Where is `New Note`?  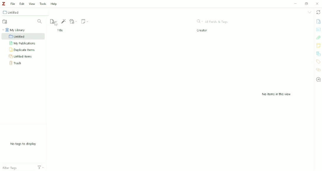
New Note is located at coordinates (85, 21).